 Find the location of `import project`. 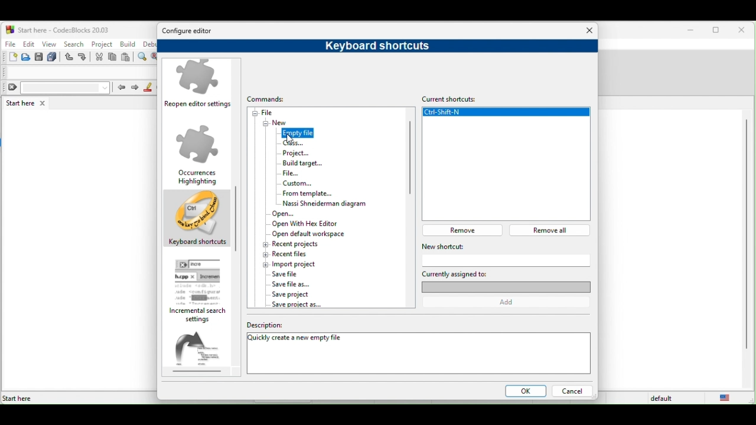

import project is located at coordinates (294, 264).